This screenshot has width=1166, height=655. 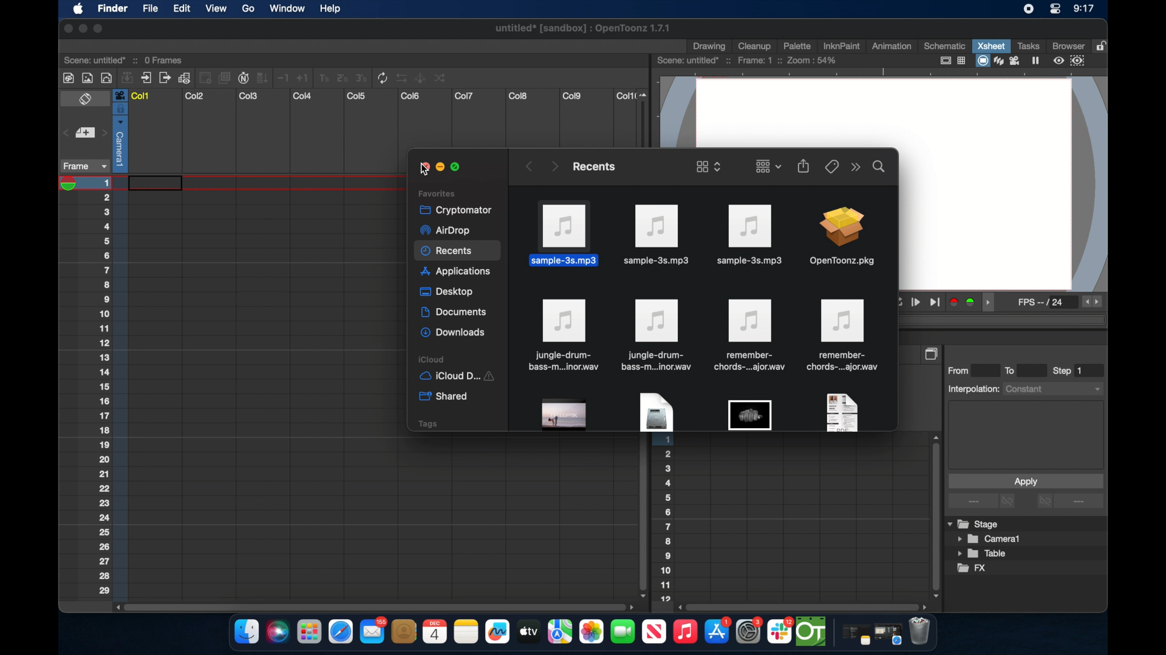 I want to click on file, so click(x=562, y=335).